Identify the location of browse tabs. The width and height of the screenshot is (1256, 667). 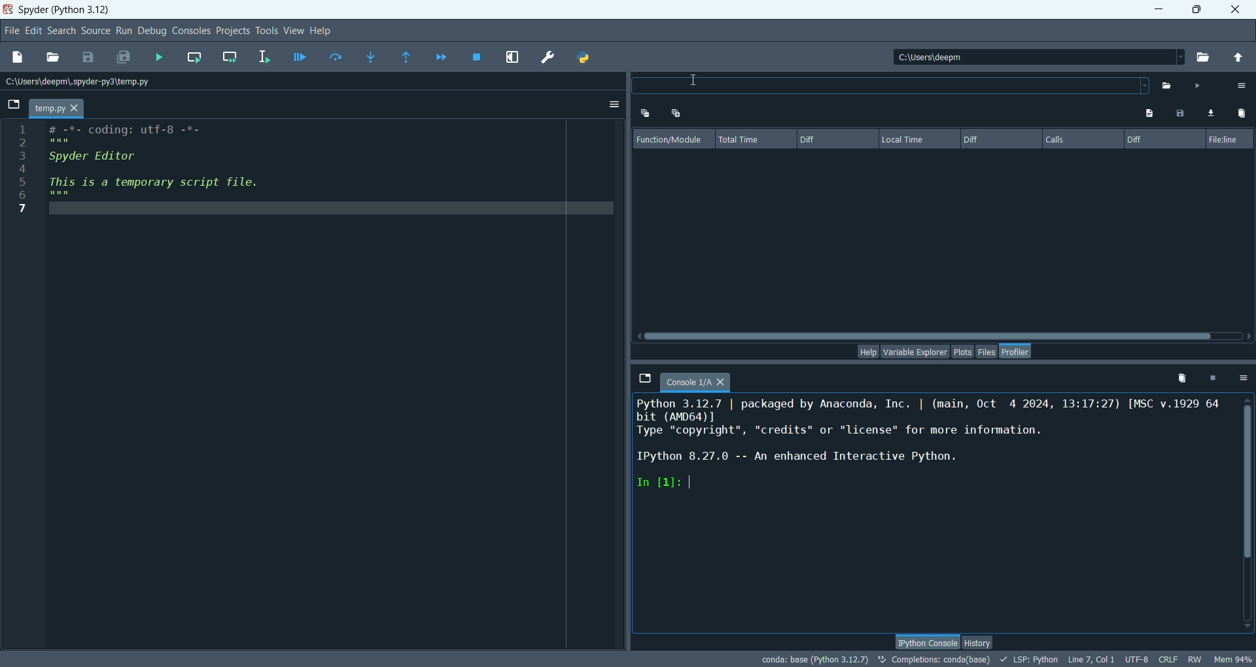
(644, 378).